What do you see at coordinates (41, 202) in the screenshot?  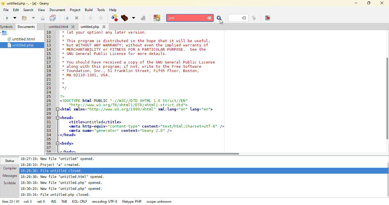 I see `sel:0` at bounding box center [41, 202].